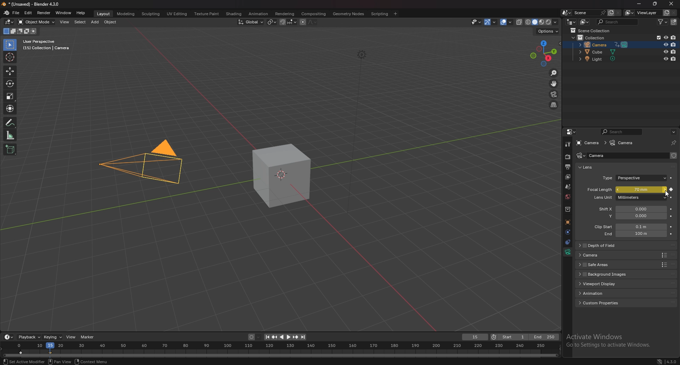 The height and width of the screenshot is (365, 680). What do you see at coordinates (379, 14) in the screenshot?
I see `scripting` at bounding box center [379, 14].